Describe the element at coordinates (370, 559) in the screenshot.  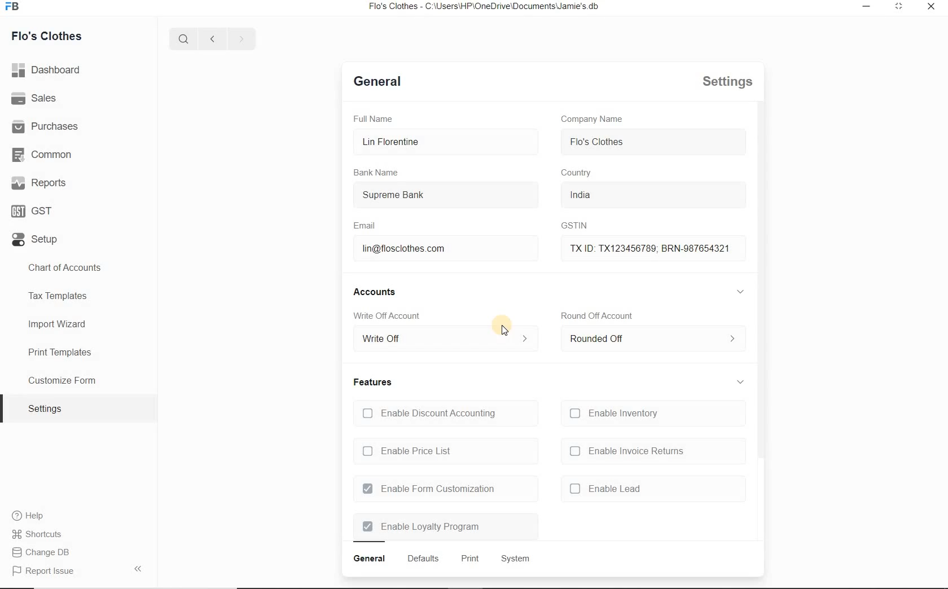
I see `general` at that location.